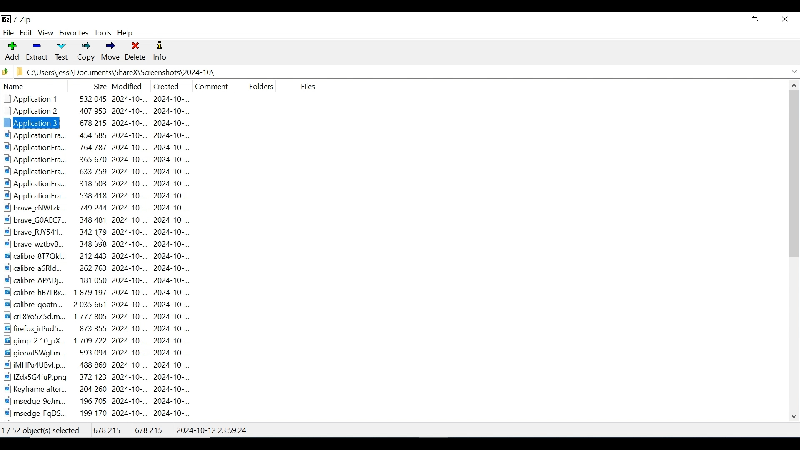  What do you see at coordinates (104, 136) in the screenshot?
I see `ApplicationFra... 454 585 2024-10-... 2024-10-...` at bounding box center [104, 136].